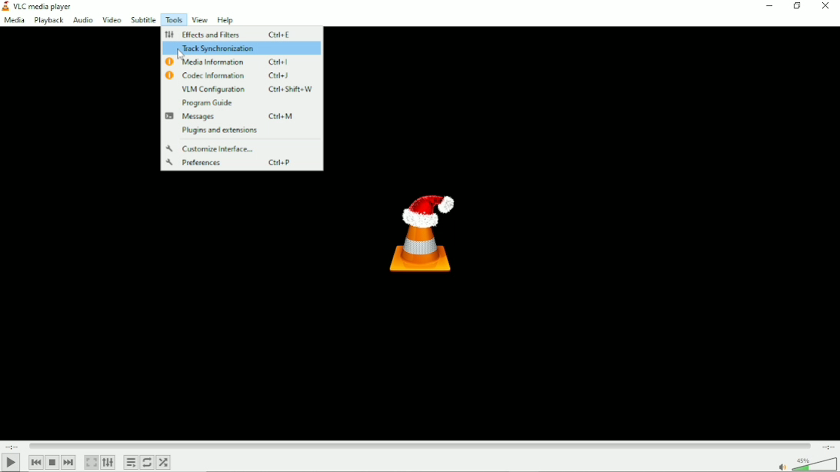 The width and height of the screenshot is (840, 472). Describe the element at coordinates (826, 9) in the screenshot. I see `Close` at that location.